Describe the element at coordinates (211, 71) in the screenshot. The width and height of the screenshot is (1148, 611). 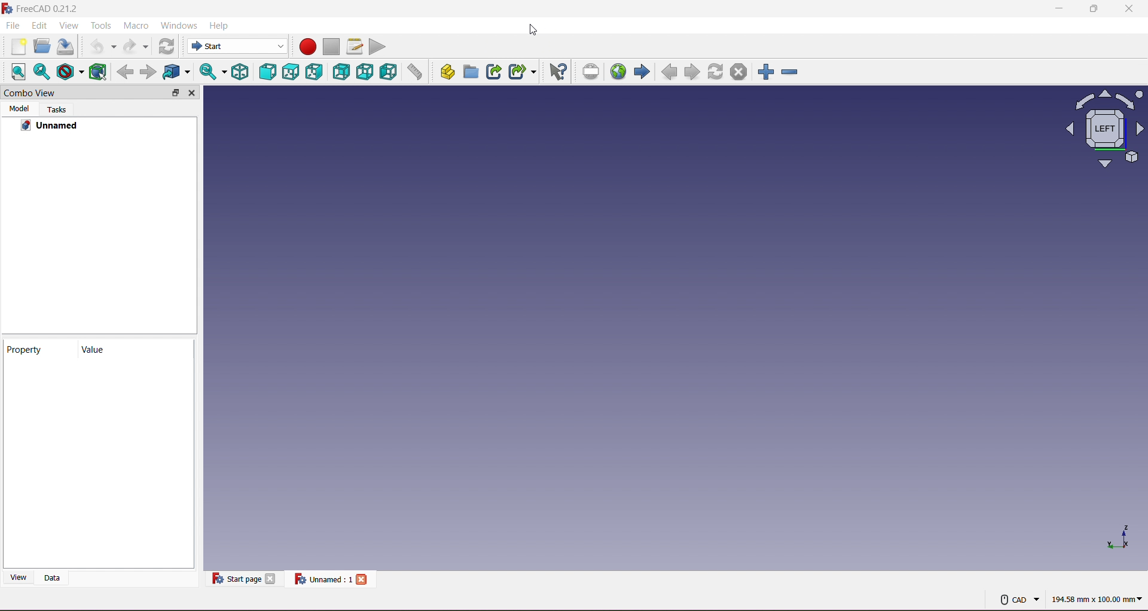
I see `Fit Selection` at that location.